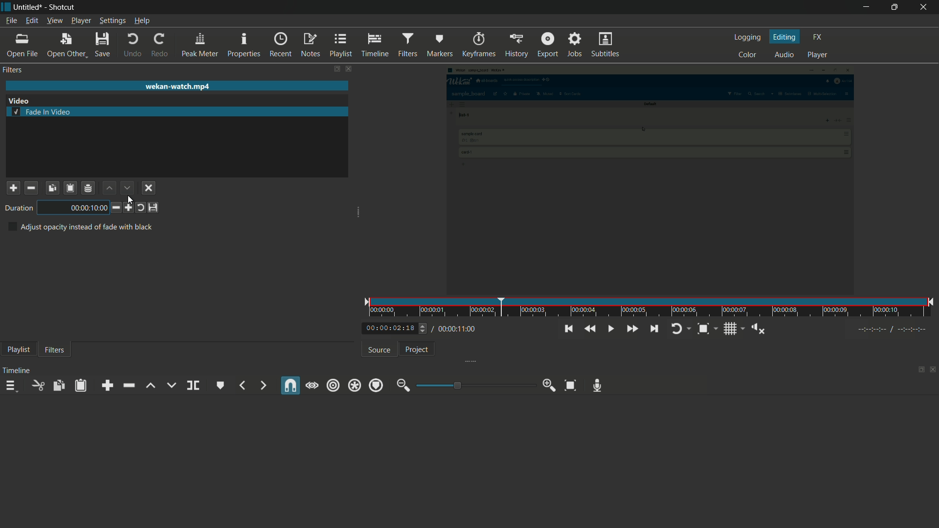  What do you see at coordinates (200, 44) in the screenshot?
I see `peak meter` at bounding box center [200, 44].